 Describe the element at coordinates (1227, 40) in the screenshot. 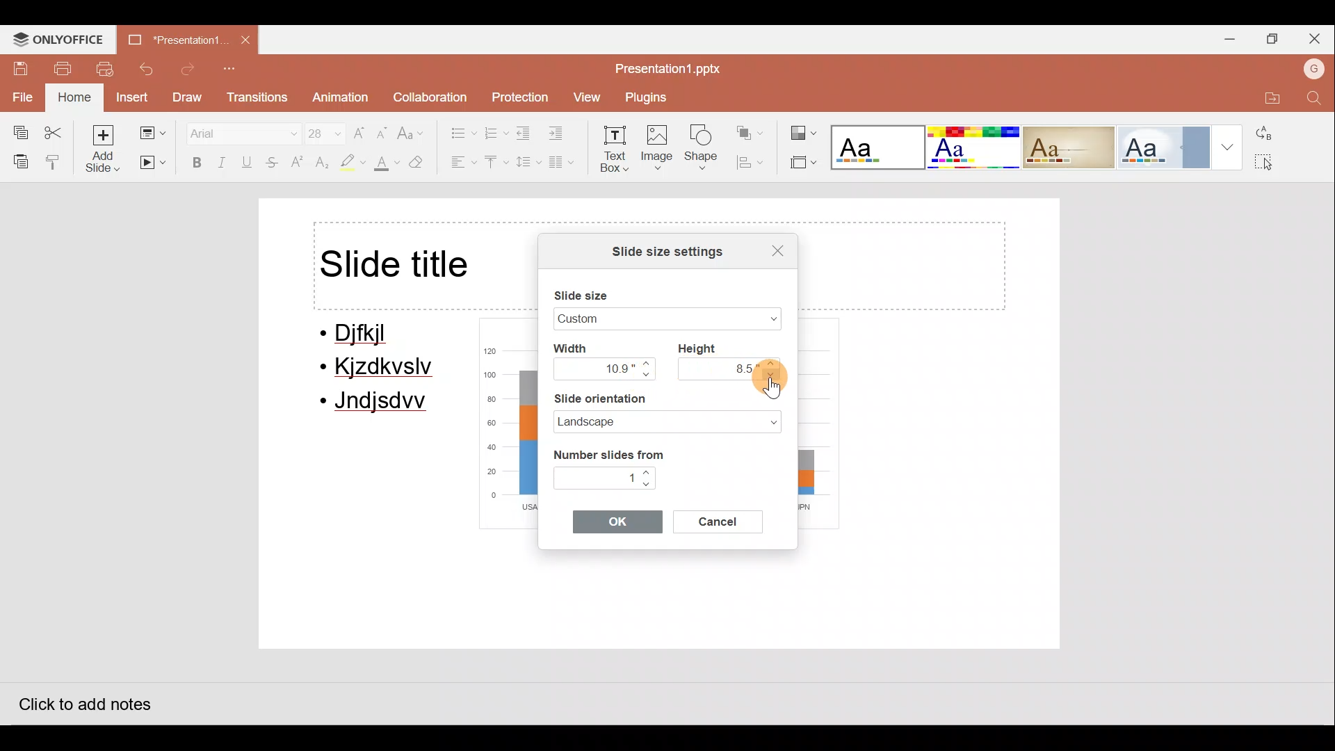

I see `Minimize` at that location.